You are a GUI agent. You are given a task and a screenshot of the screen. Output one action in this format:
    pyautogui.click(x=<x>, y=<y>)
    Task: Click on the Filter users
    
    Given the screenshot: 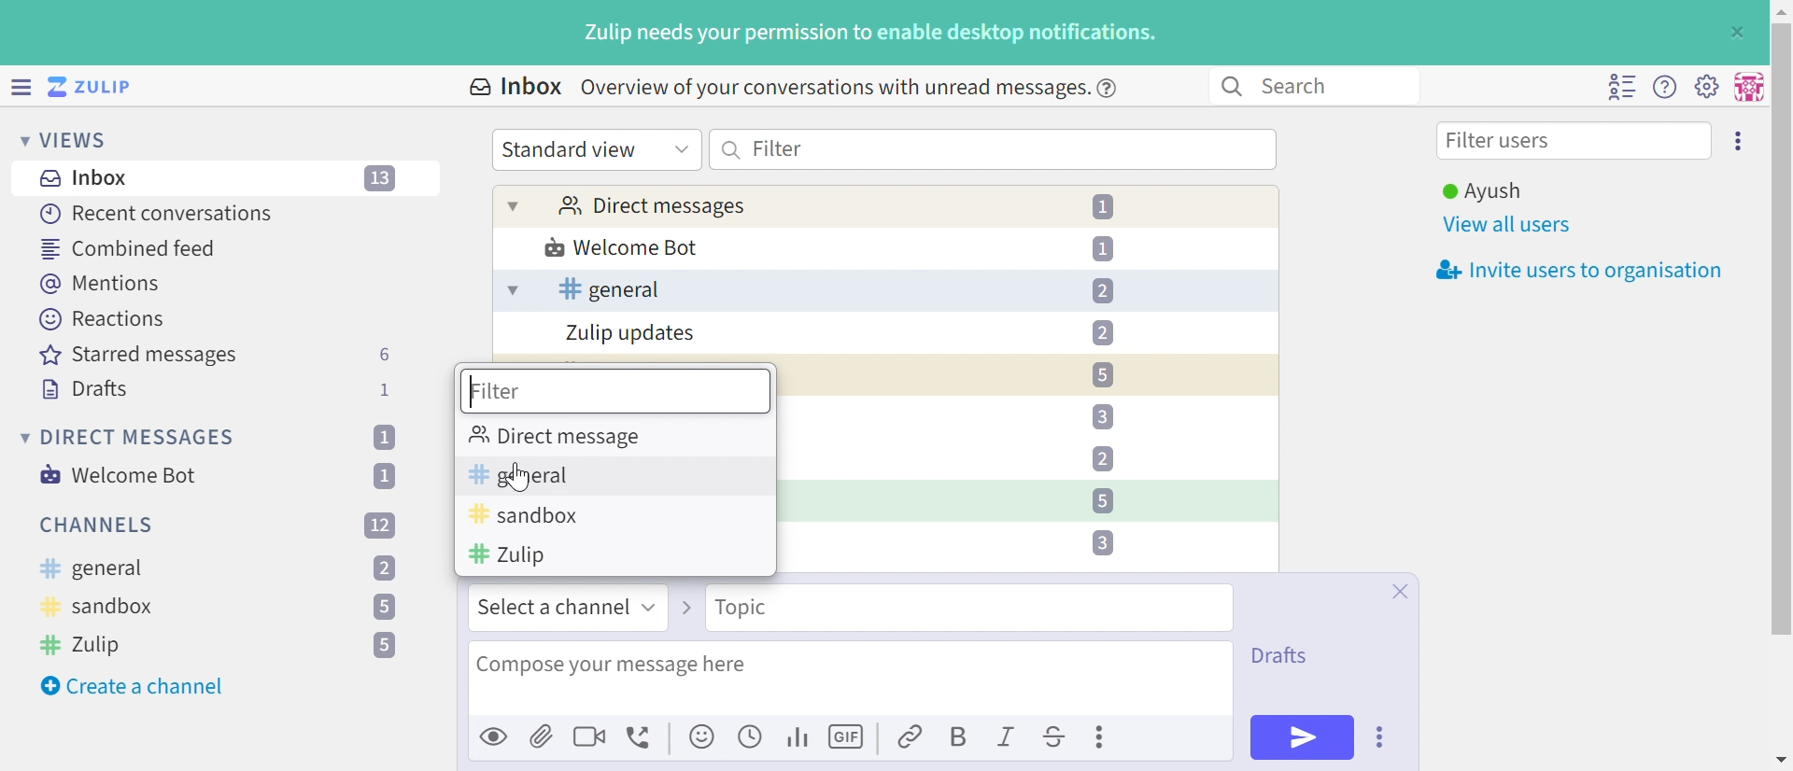 What is the action you would take?
    pyautogui.click(x=1503, y=143)
    